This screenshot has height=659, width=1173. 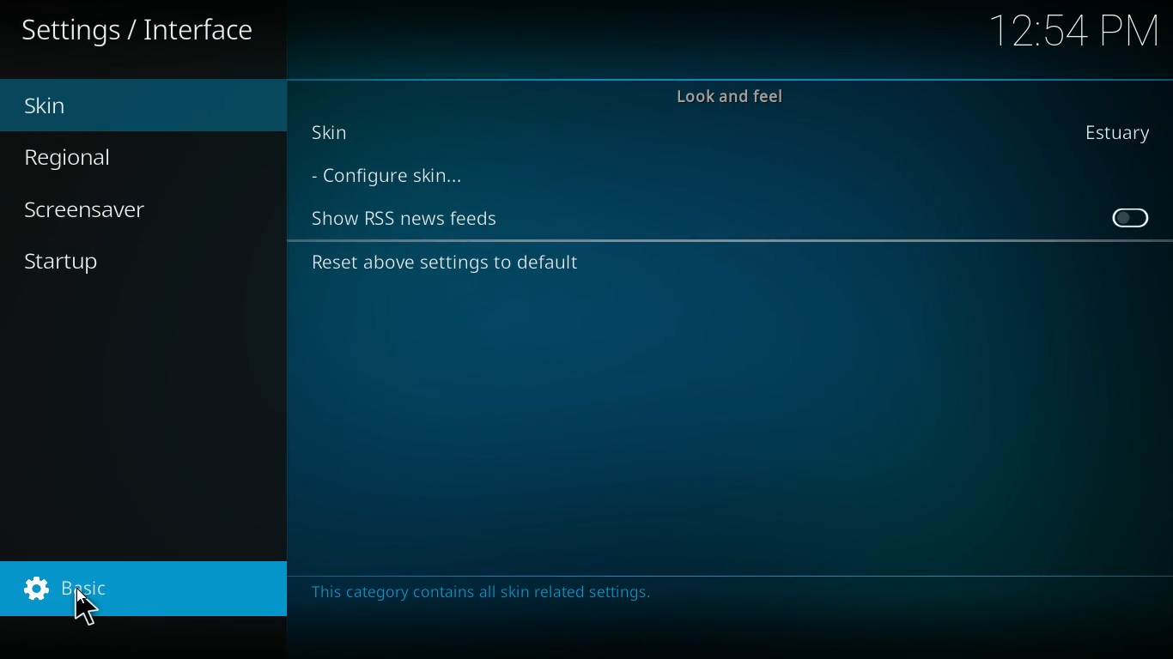 I want to click on settings, so click(x=143, y=32).